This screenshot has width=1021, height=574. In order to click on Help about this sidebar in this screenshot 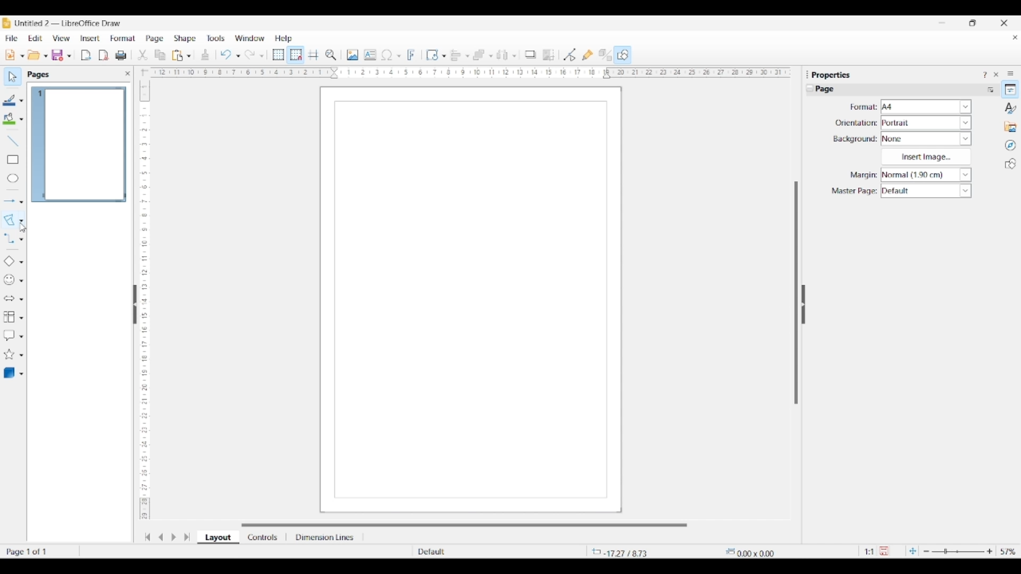, I will do `click(984, 74)`.